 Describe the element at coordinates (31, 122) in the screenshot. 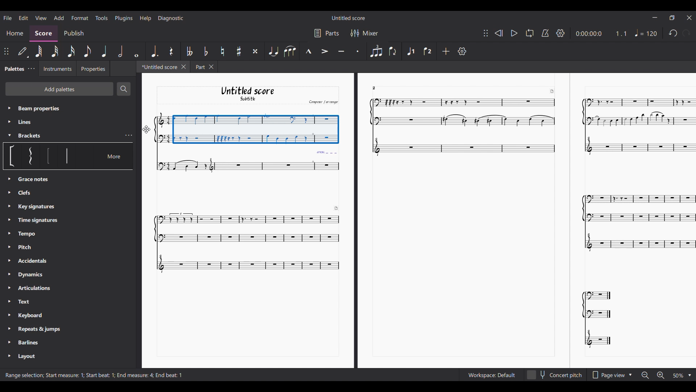

I see `Line` at that location.